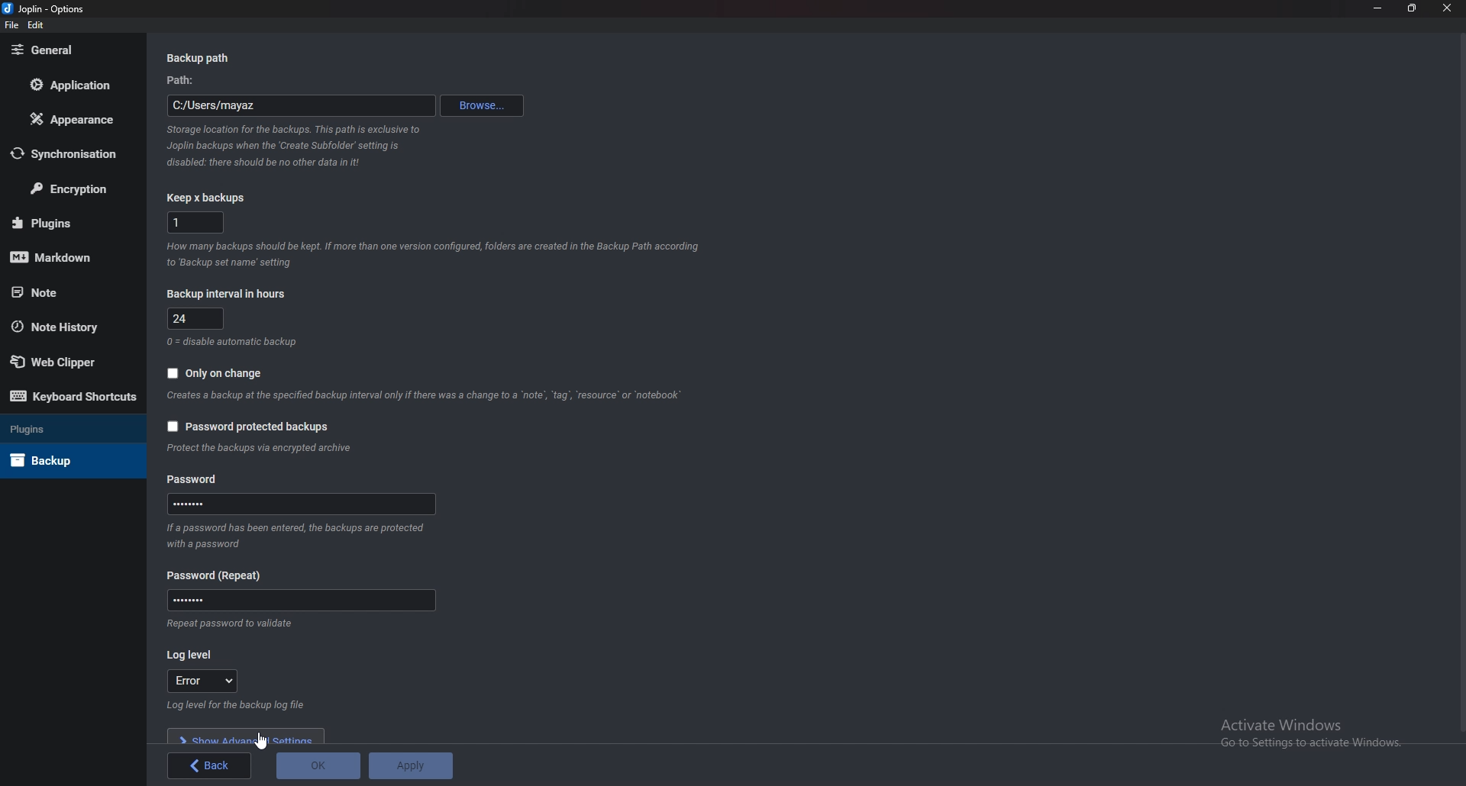 Image resolution: width=1466 pixels, height=786 pixels. I want to click on Backup interval in hours, so click(229, 294).